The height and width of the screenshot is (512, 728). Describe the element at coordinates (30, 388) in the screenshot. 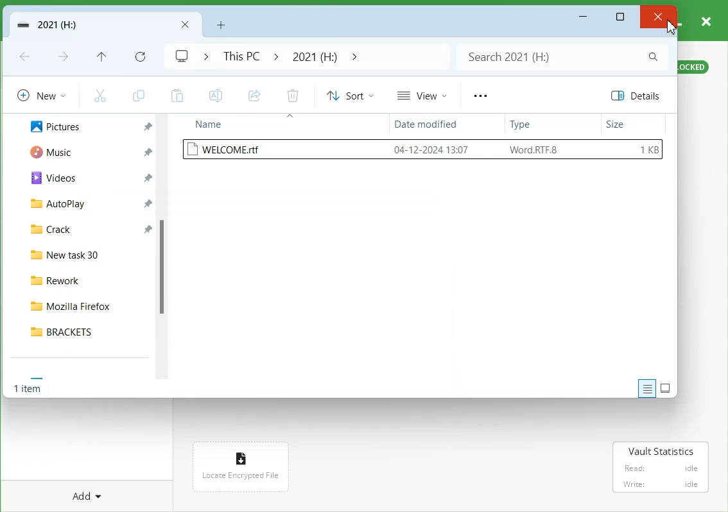

I see `Text` at that location.